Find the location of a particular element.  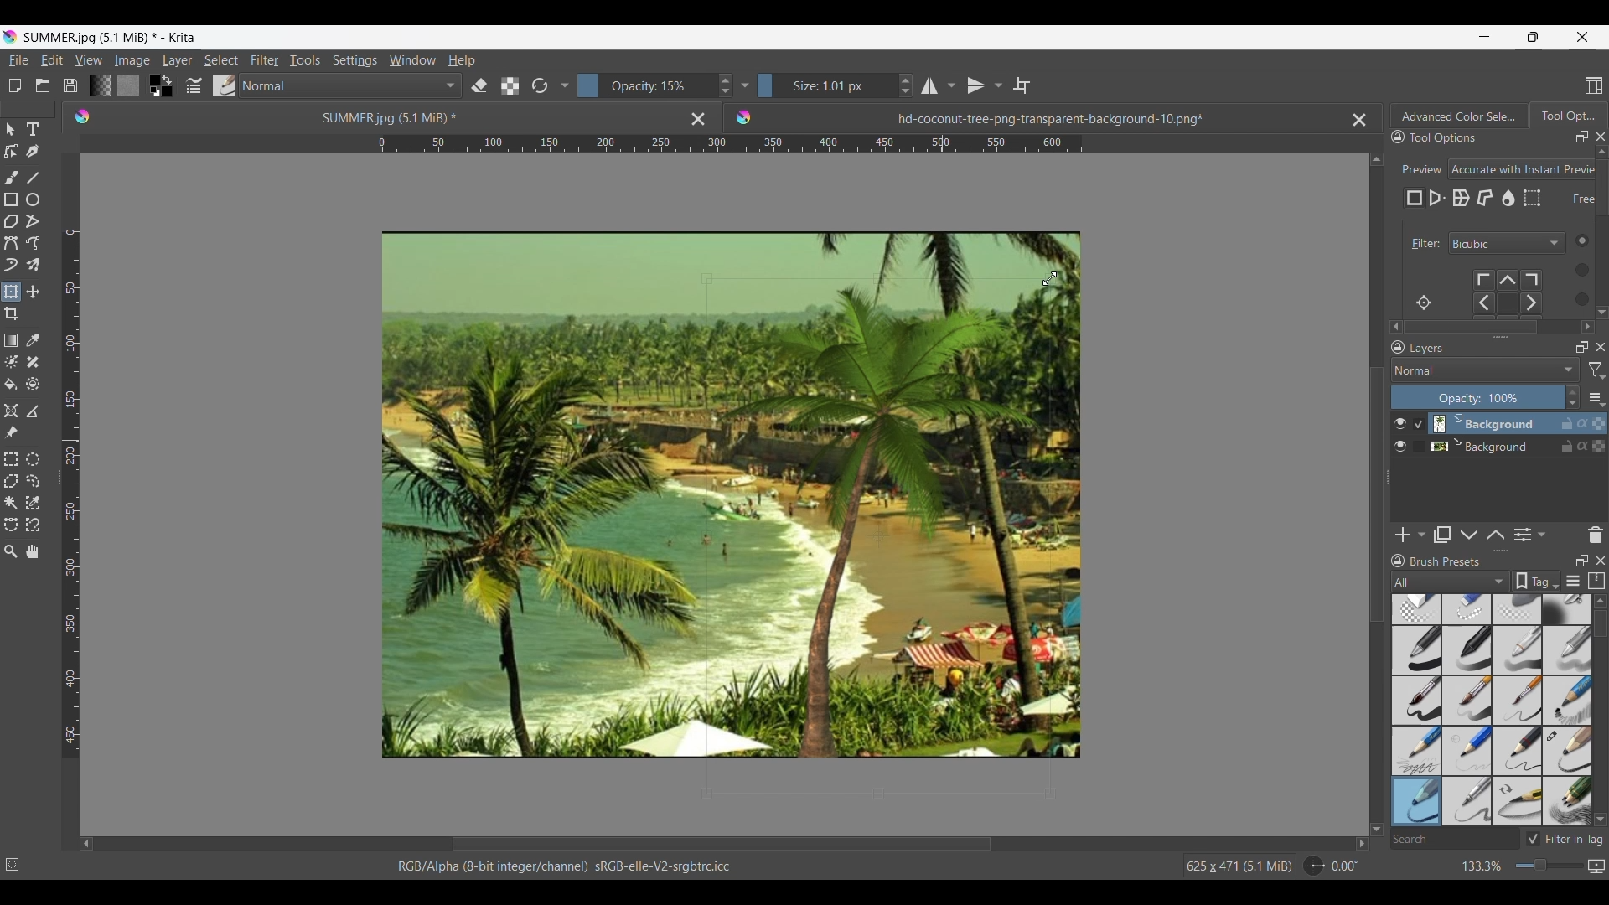

Background/Foreground color selector is located at coordinates (160, 85).